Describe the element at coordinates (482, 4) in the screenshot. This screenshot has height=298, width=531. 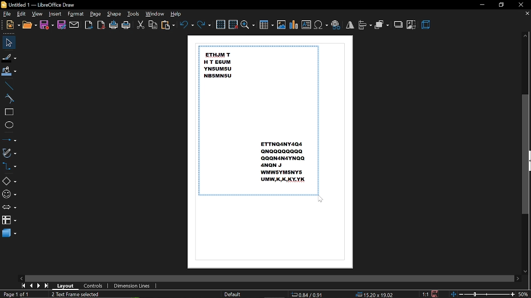
I see `minimize` at that location.